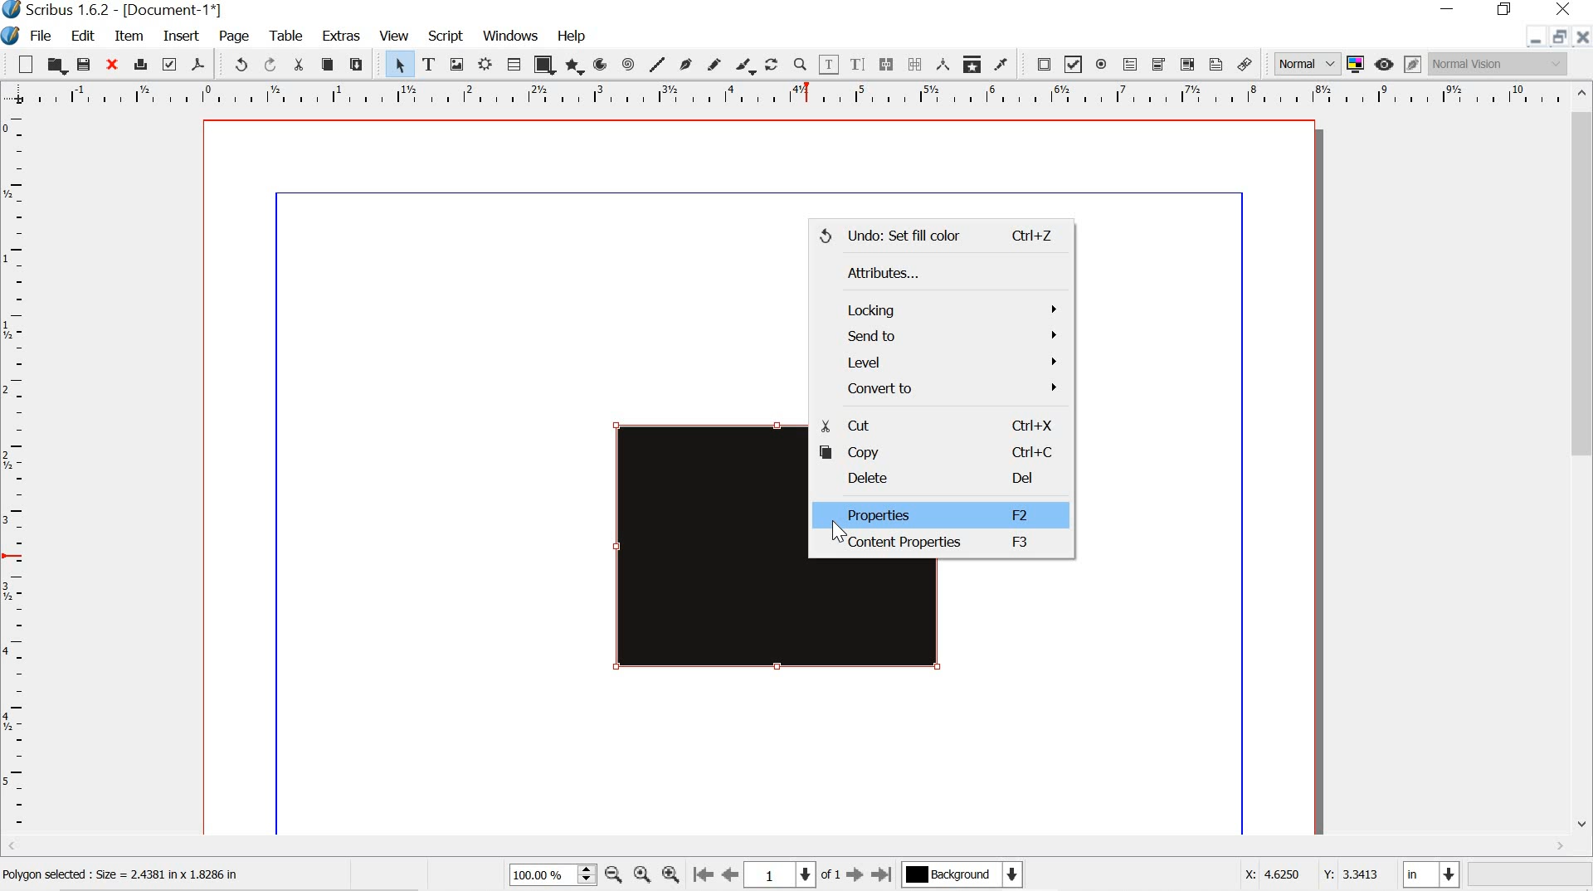 This screenshot has height=891, width=1593. I want to click on restore down, so click(1507, 10).